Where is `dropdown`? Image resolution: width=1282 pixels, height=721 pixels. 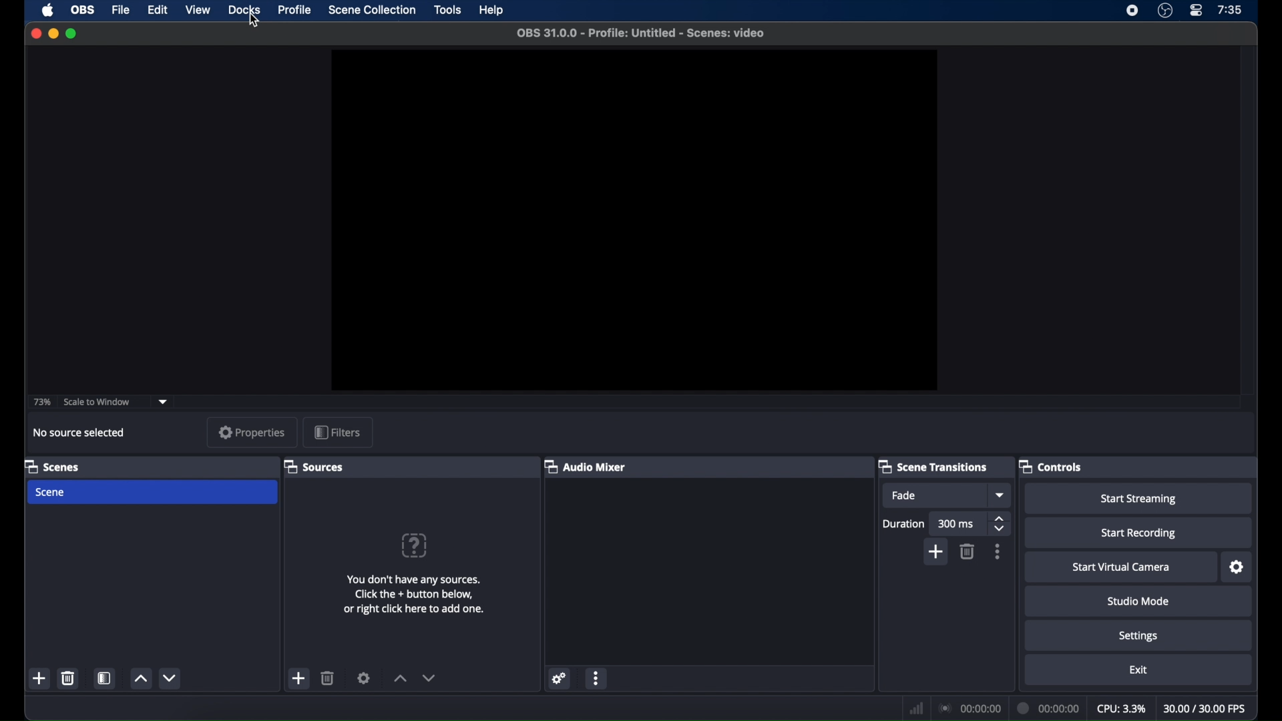 dropdown is located at coordinates (999, 495).